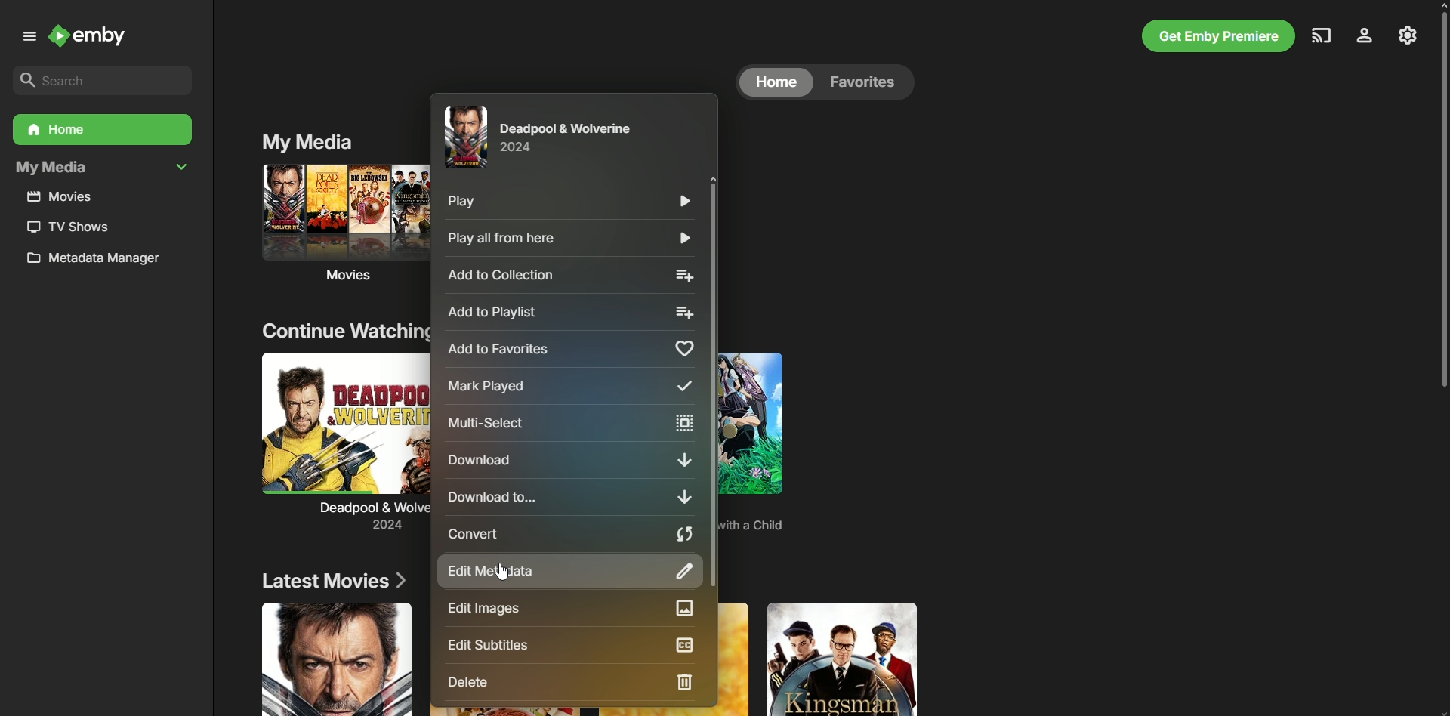  Describe the element at coordinates (305, 141) in the screenshot. I see `My  Media` at that location.